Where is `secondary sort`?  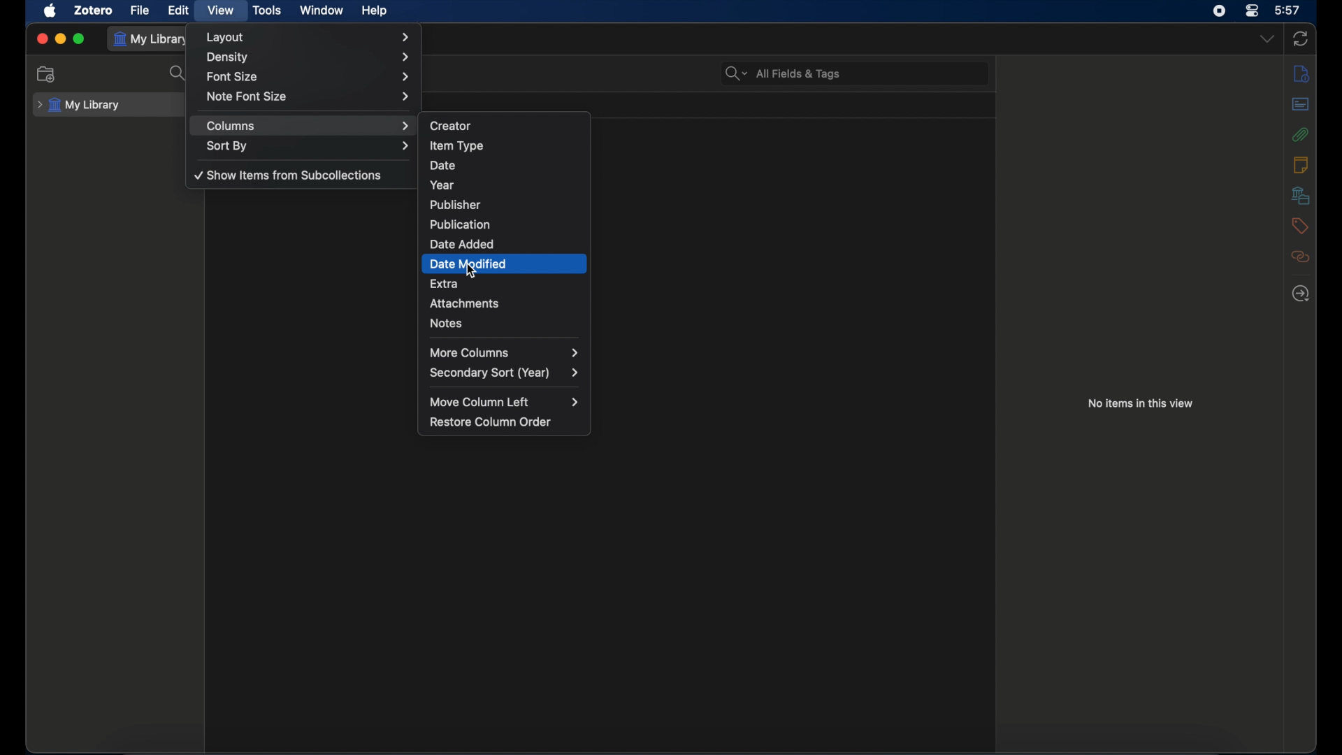 secondary sort is located at coordinates (504, 373).